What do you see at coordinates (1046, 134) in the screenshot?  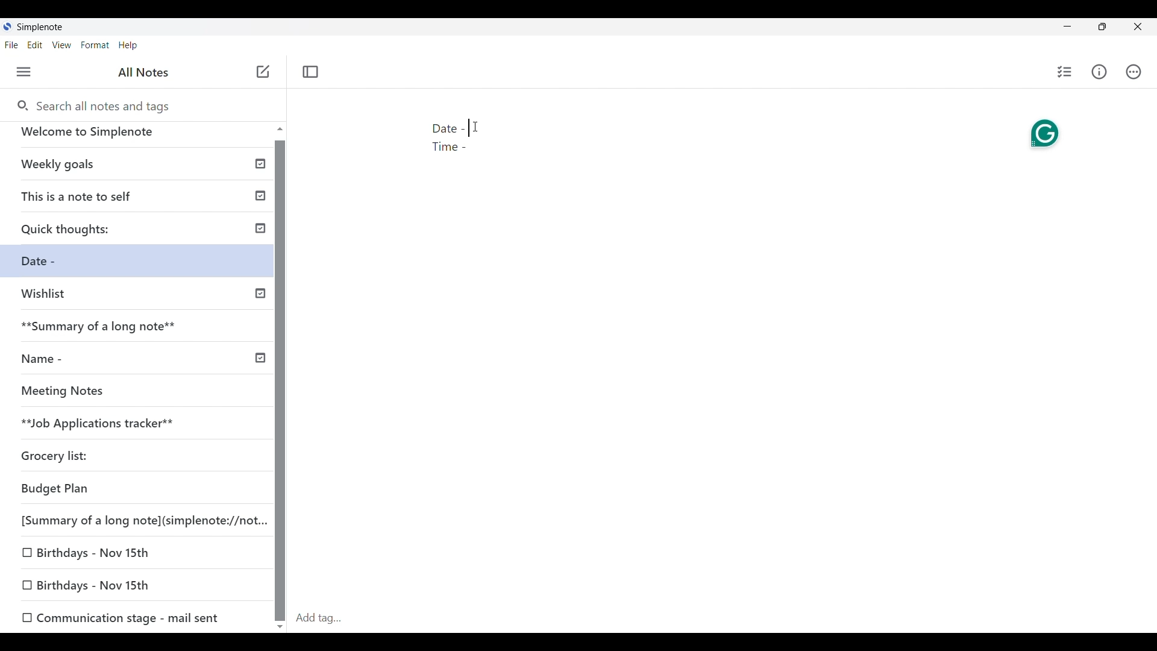 I see `Grammarly extension` at bounding box center [1046, 134].